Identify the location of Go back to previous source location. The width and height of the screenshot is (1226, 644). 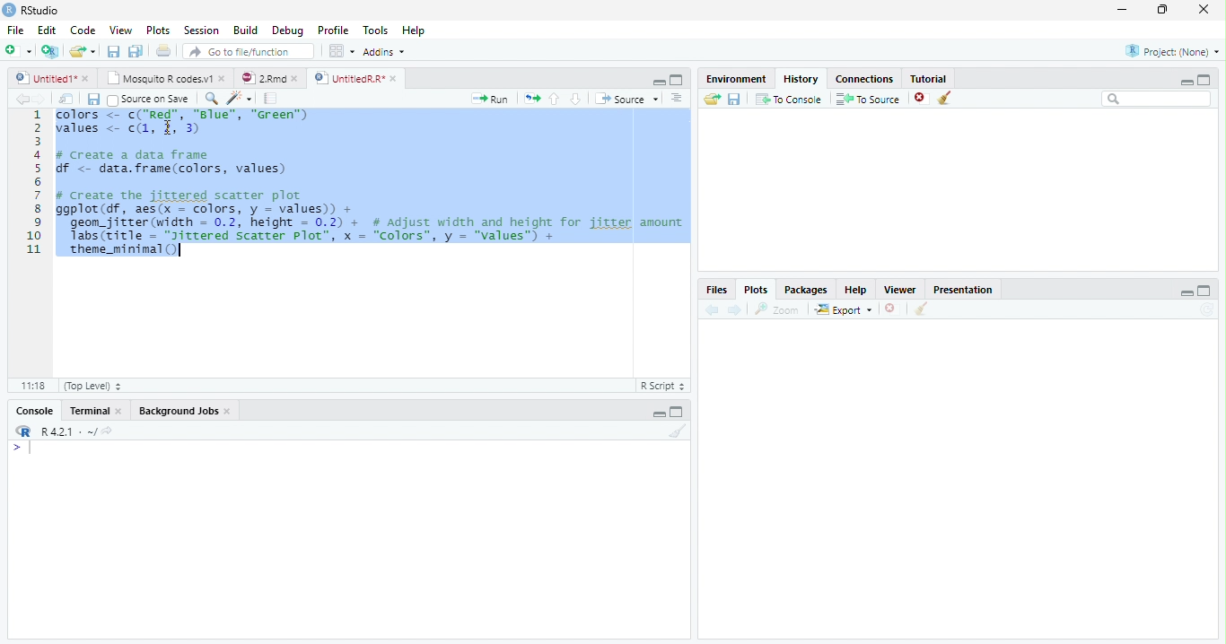
(21, 100).